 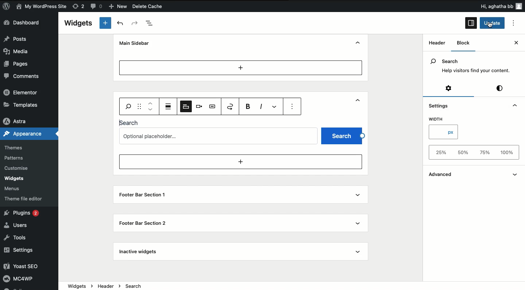 What do you see at coordinates (448, 89) in the screenshot?
I see `Settings` at bounding box center [448, 89].